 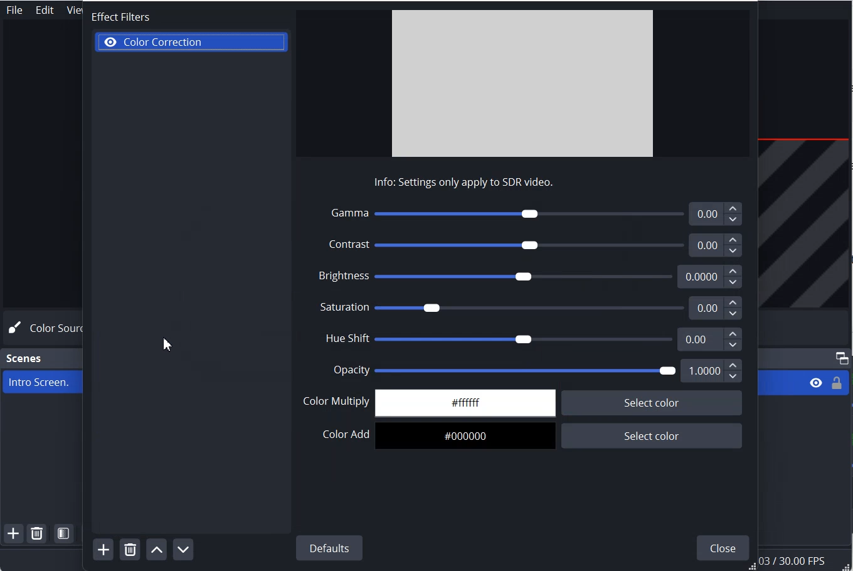 I want to click on Color Multiply , so click(x=523, y=402).